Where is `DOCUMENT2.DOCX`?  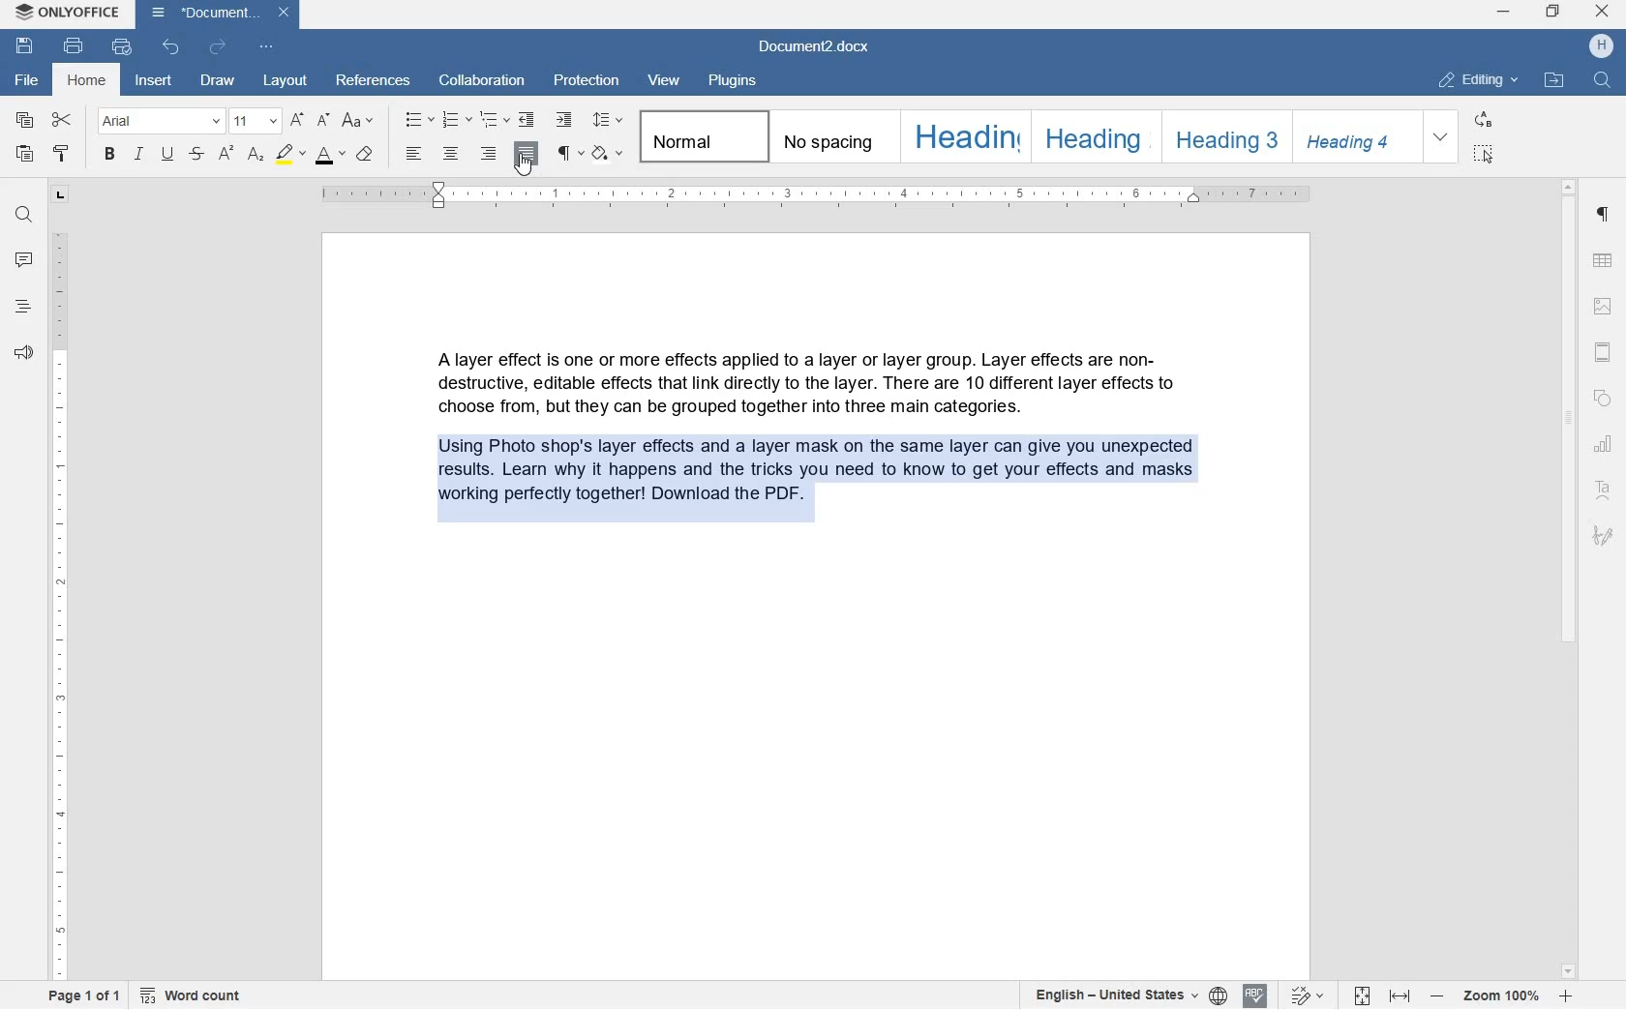
DOCUMENT2.DOCX is located at coordinates (818, 47).